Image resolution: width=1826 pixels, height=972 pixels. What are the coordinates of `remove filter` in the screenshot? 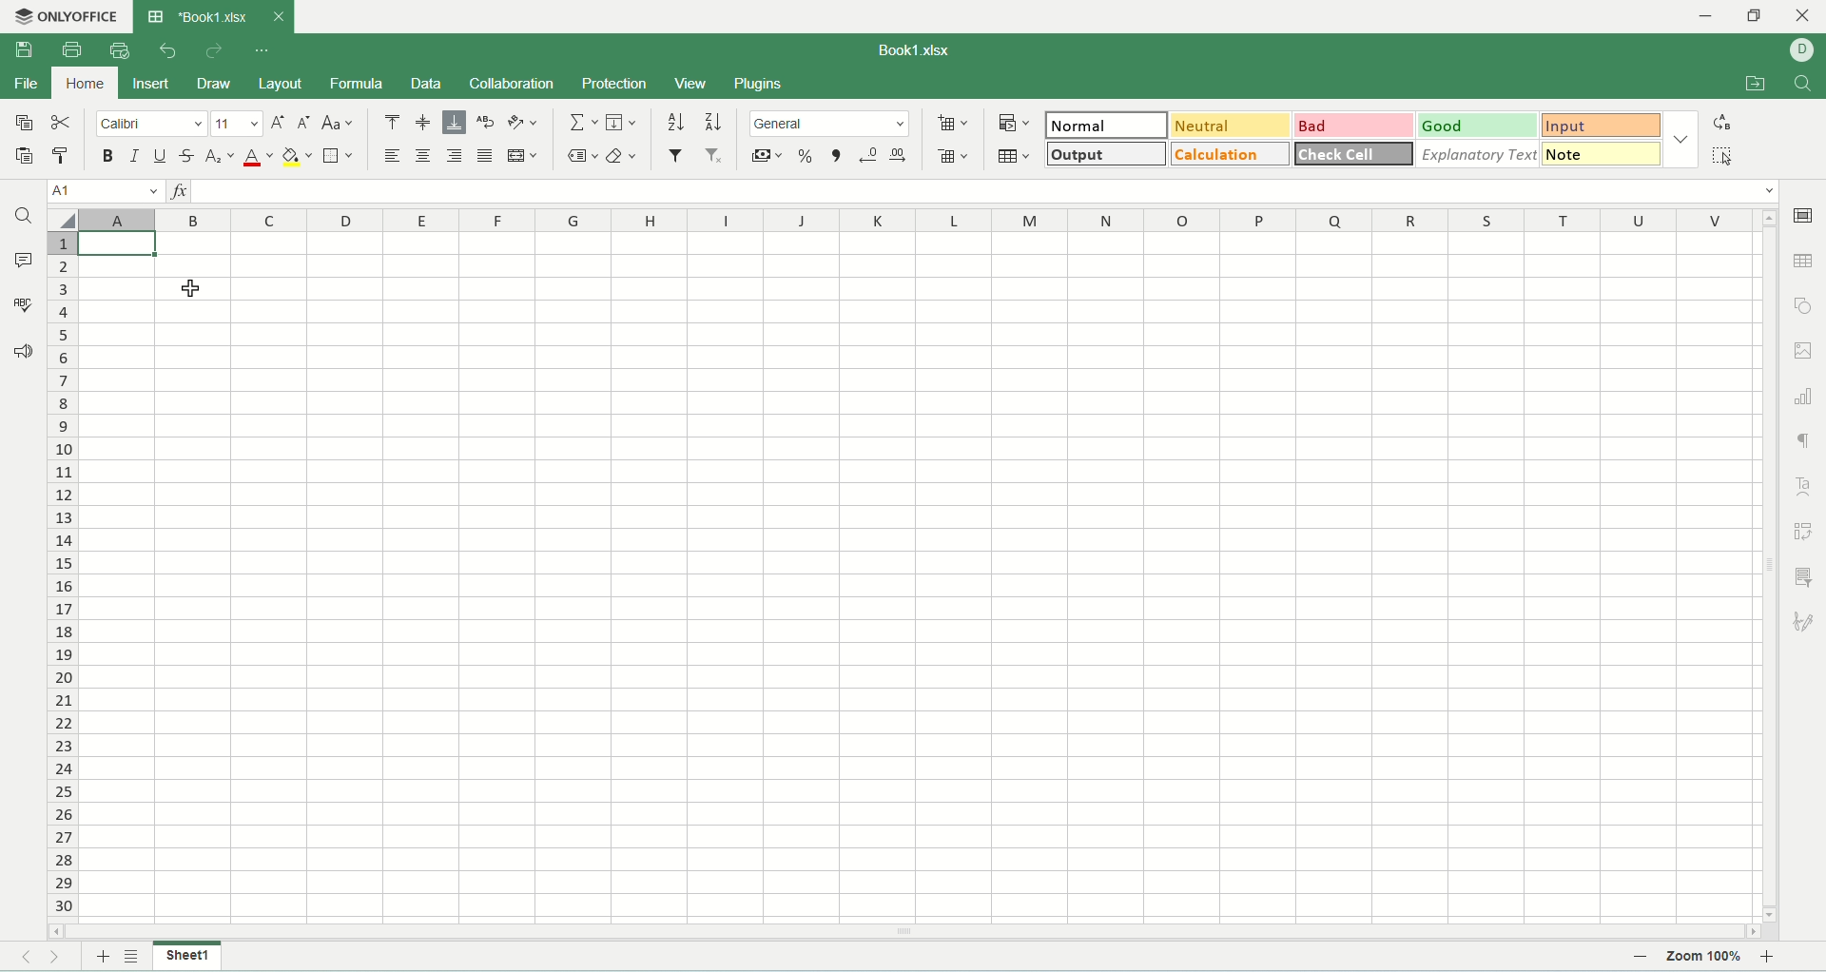 It's located at (716, 155).